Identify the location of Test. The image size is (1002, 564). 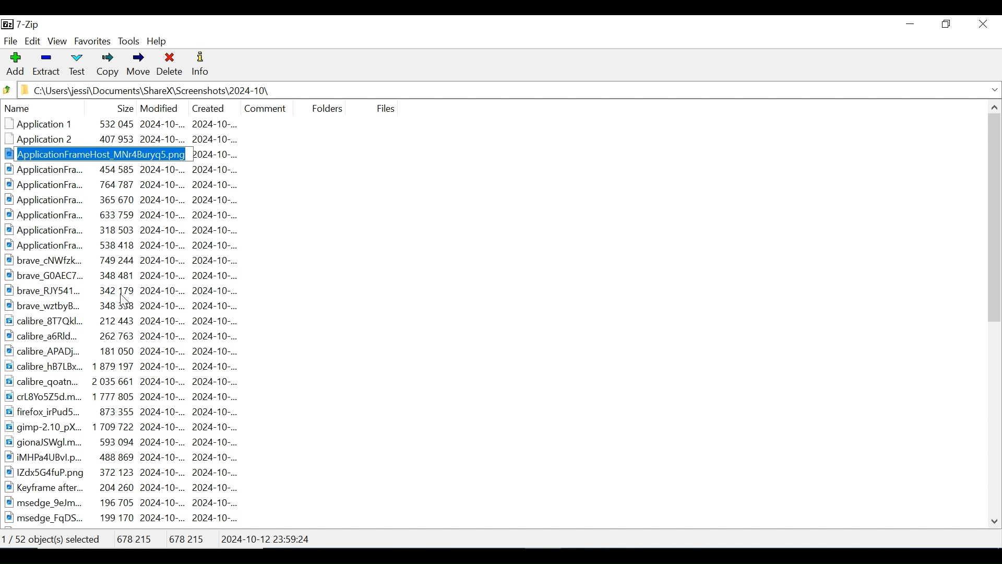
(76, 66).